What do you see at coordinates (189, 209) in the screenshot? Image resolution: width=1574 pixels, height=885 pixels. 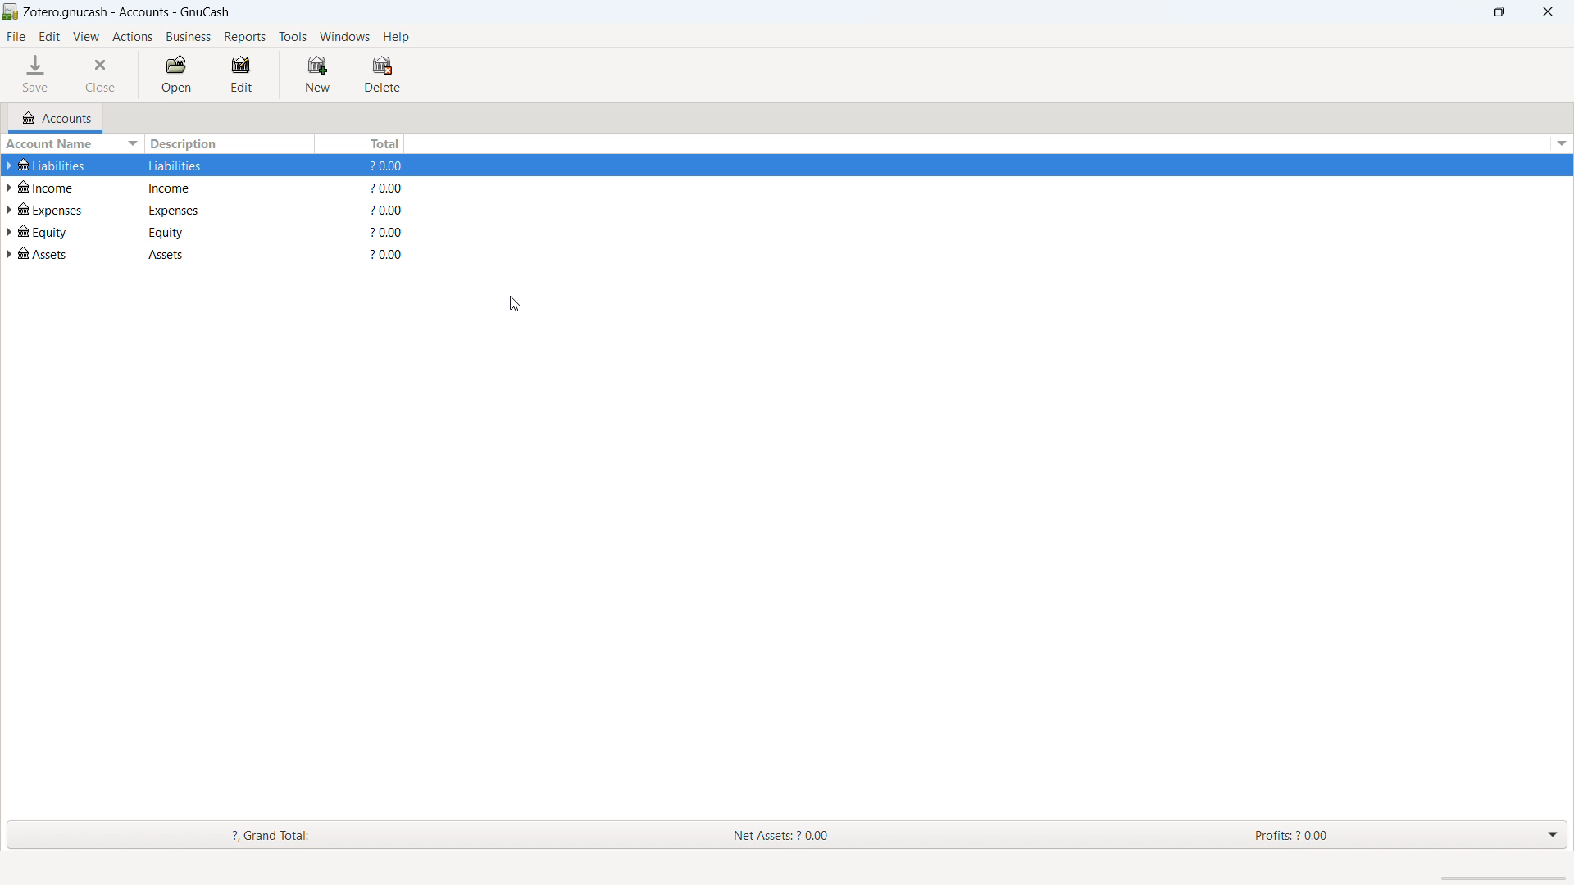 I see `expenses` at bounding box center [189, 209].